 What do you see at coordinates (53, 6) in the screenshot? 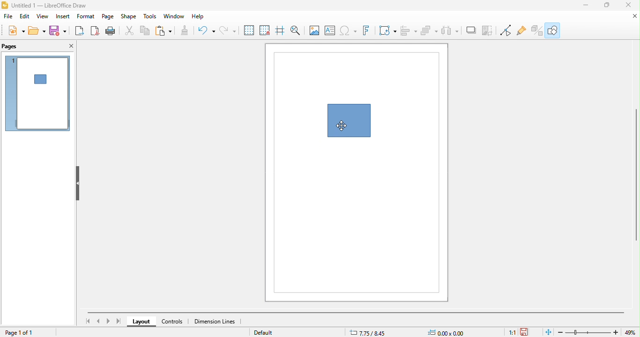
I see `untitled 1- libre office draw` at bounding box center [53, 6].